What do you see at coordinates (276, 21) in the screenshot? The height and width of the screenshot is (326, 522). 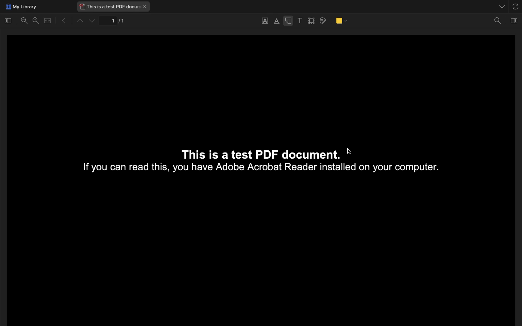 I see `Highlight text` at bounding box center [276, 21].